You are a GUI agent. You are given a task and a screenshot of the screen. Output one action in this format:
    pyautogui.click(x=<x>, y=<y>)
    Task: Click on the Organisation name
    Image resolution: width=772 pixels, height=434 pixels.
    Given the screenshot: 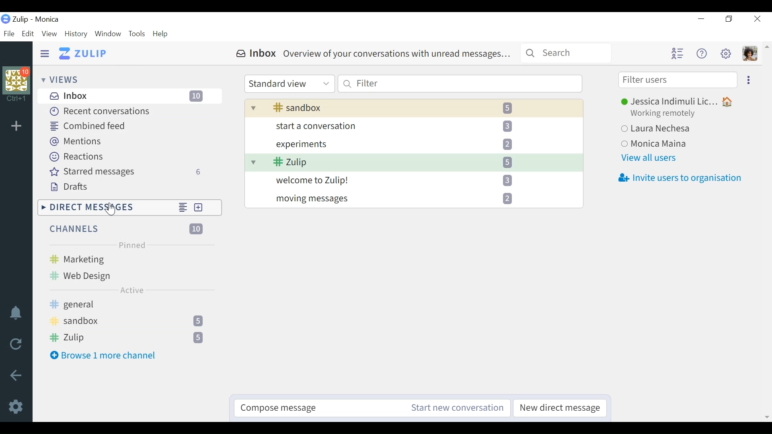 What is the action you would take?
    pyautogui.click(x=47, y=20)
    